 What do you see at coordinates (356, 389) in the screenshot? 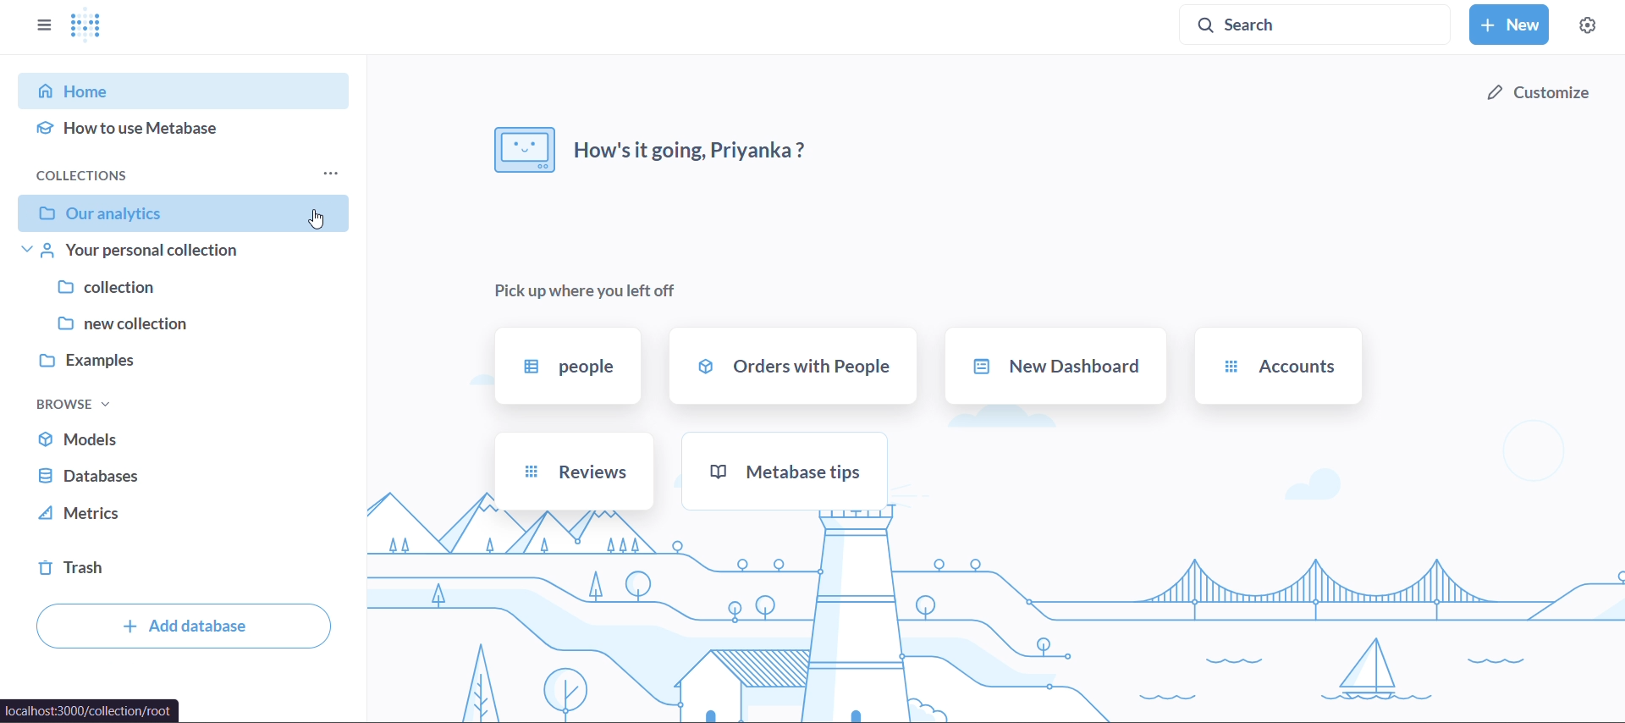
I see `vertical scroll bar` at bounding box center [356, 389].